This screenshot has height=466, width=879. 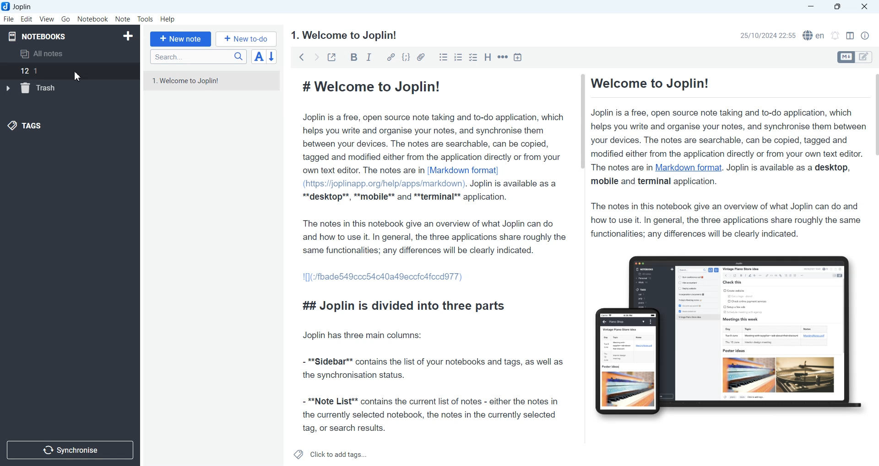 I want to click on # Welcome to Joplin!

Joplin is a free, open source note taking and to-do application, which
helps you write and organise your notes, and synchronise them
between your devices. The notes are searchable, can be copied,
tagged and modified either from the application directly or from your
own text editor. The notes are in [Markdown format]
(https://joplinapp.org/help/apps/markdown). Joplin is available as a
**desktop**, **mobile** and **terminal** application.

The notes in this notebook give an overview of what Joplin can do
and how to use it. In general, the three applications share roughly the
same functionalities; any differences will be clearly indicated.
1[](:/fbade549ccc54c40a49eccicafccdd77)

## Joplin is divided into three parts

Joplin has three main columns:

- **Sidebar** contains the list of your notebooks and tags, as well as
the synchronisation status.

- **Note List** contains the current list of notes - either the notes in, so click(x=434, y=261).